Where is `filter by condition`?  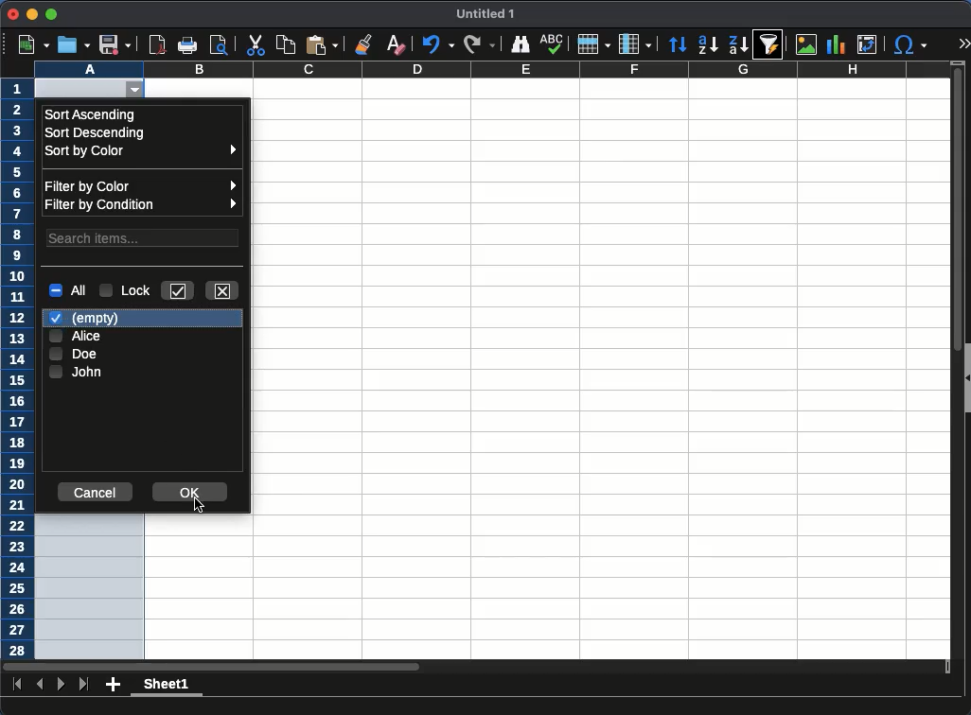
filter by condition is located at coordinates (143, 204).